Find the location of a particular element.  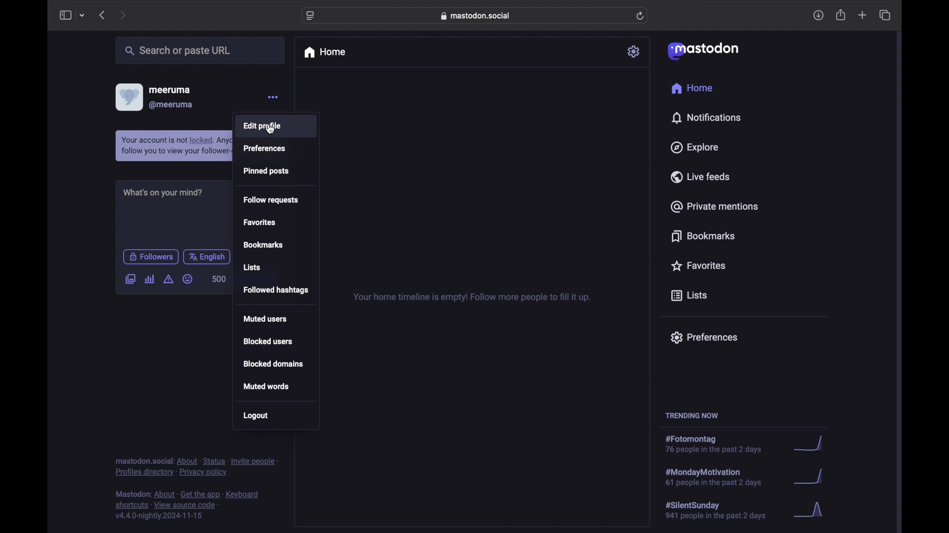

sidebar is located at coordinates (65, 15).